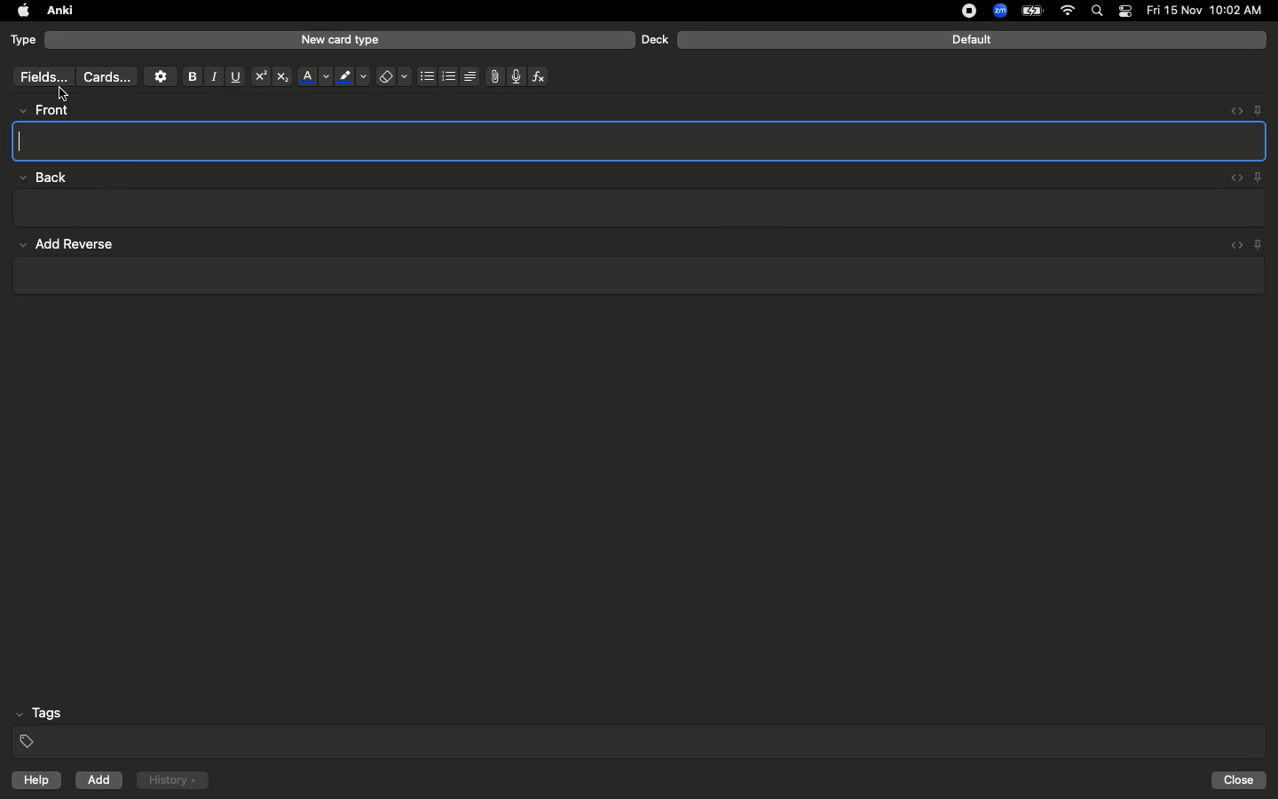 Image resolution: width=1278 pixels, height=799 pixels. What do you see at coordinates (492, 76) in the screenshot?
I see `File` at bounding box center [492, 76].